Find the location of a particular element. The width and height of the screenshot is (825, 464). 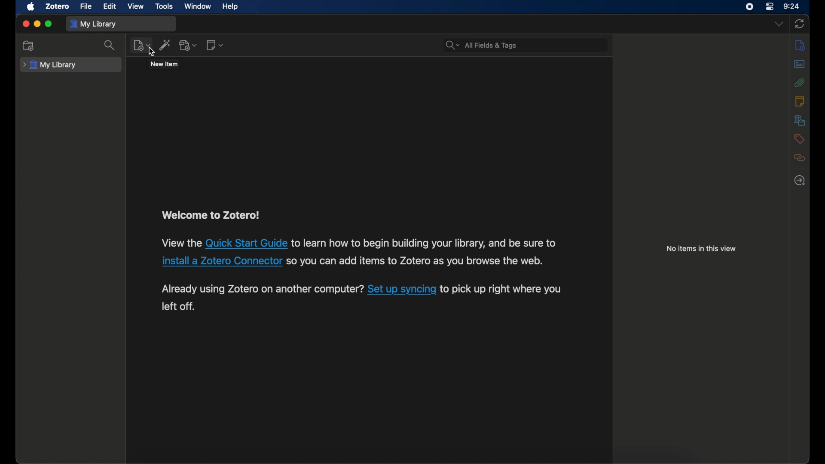

edit is located at coordinates (110, 6).